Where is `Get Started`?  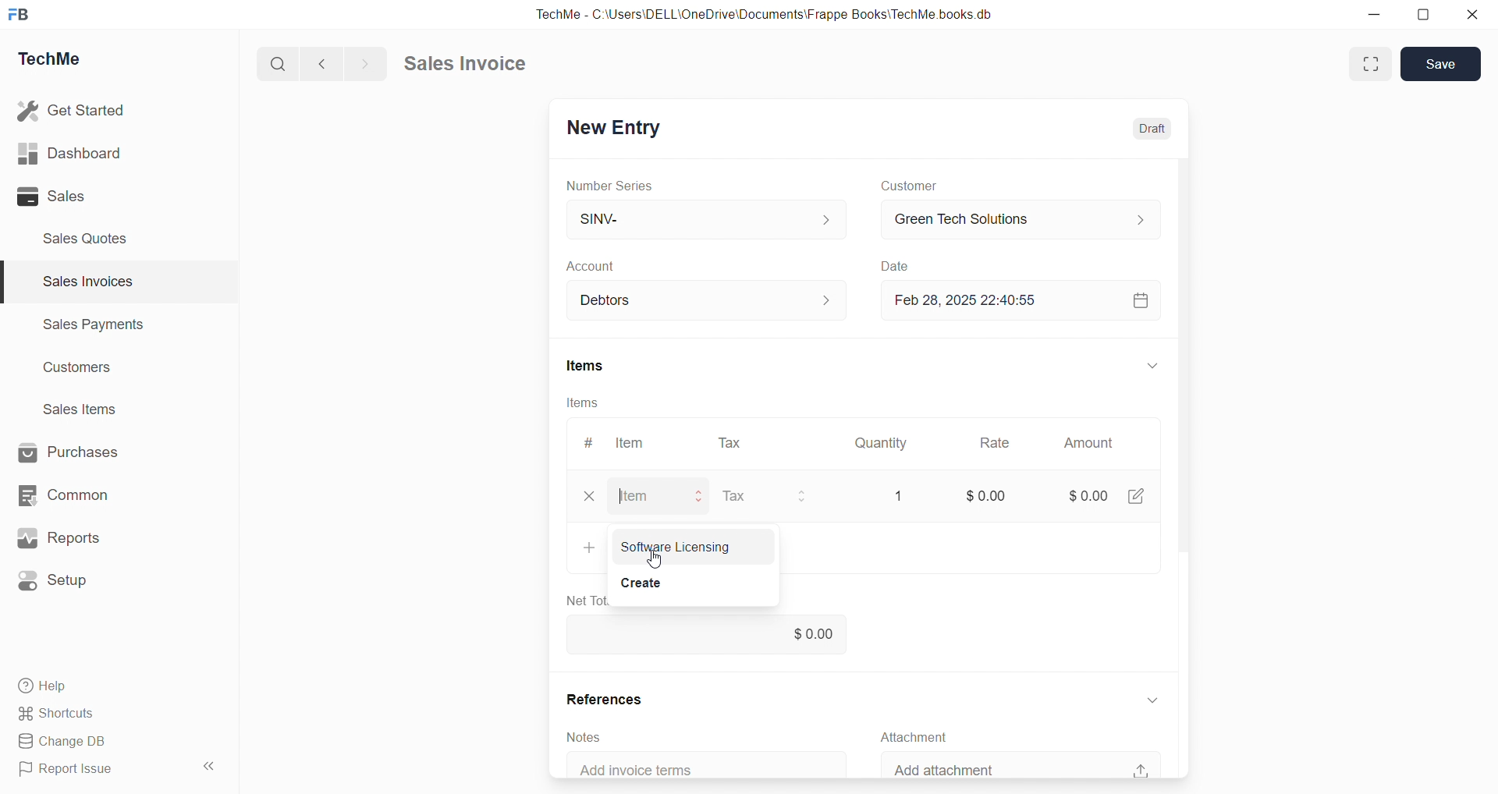 Get Started is located at coordinates (73, 110).